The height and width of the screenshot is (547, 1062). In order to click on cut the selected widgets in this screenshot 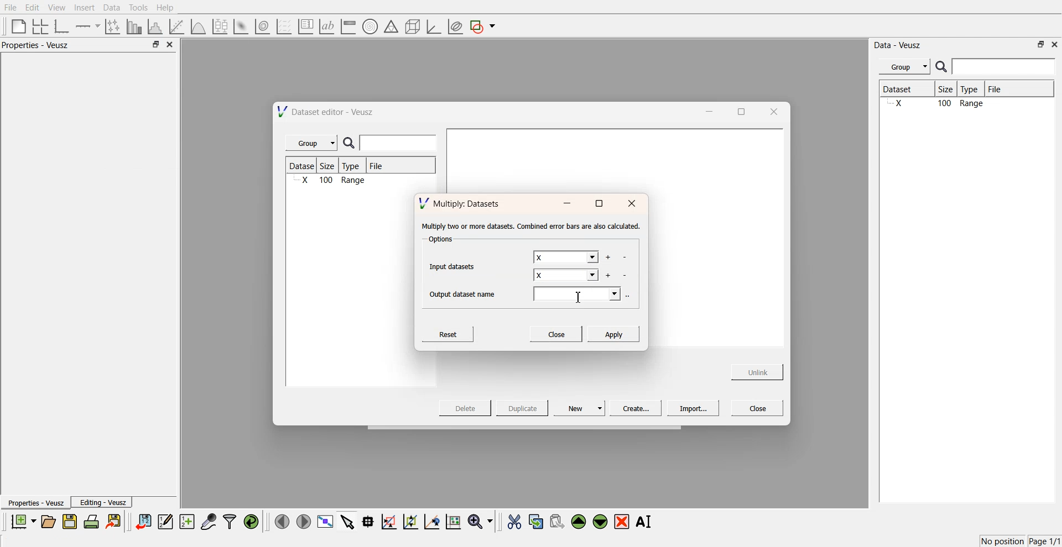, I will do `click(513, 522)`.